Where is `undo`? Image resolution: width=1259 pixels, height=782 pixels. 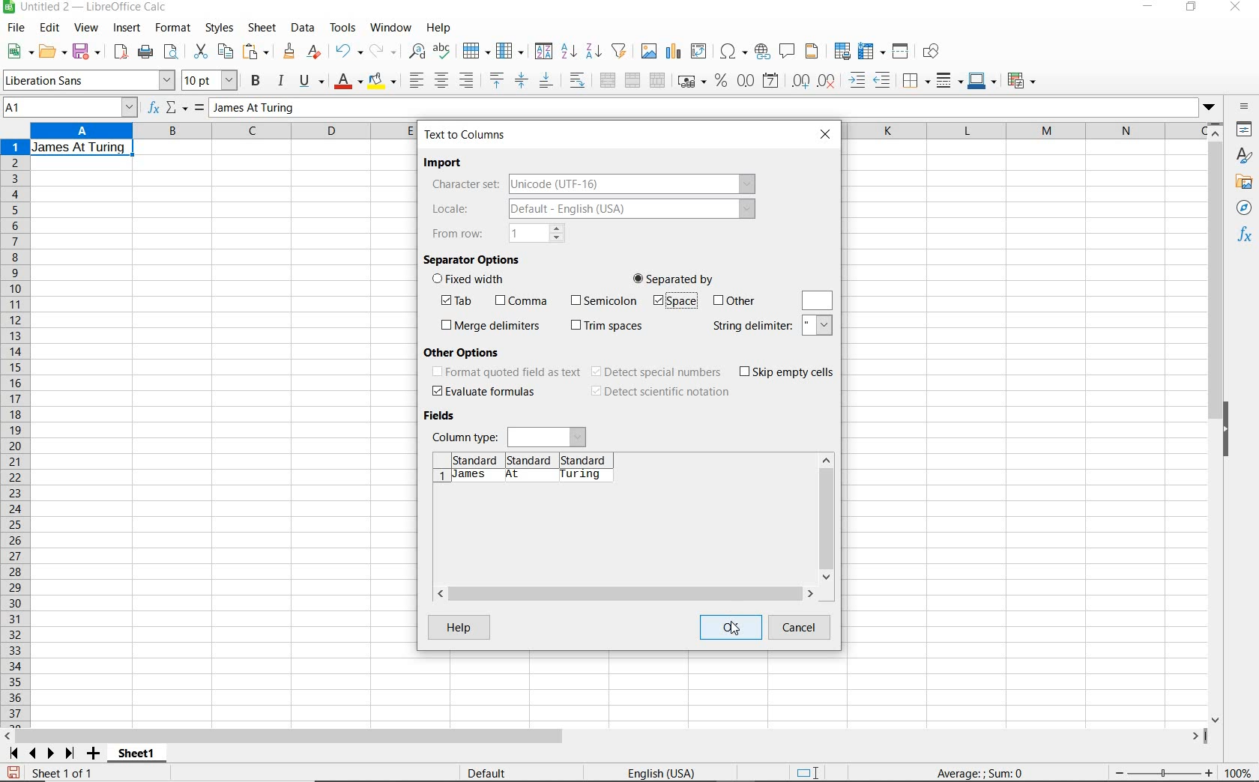
undo is located at coordinates (348, 52).